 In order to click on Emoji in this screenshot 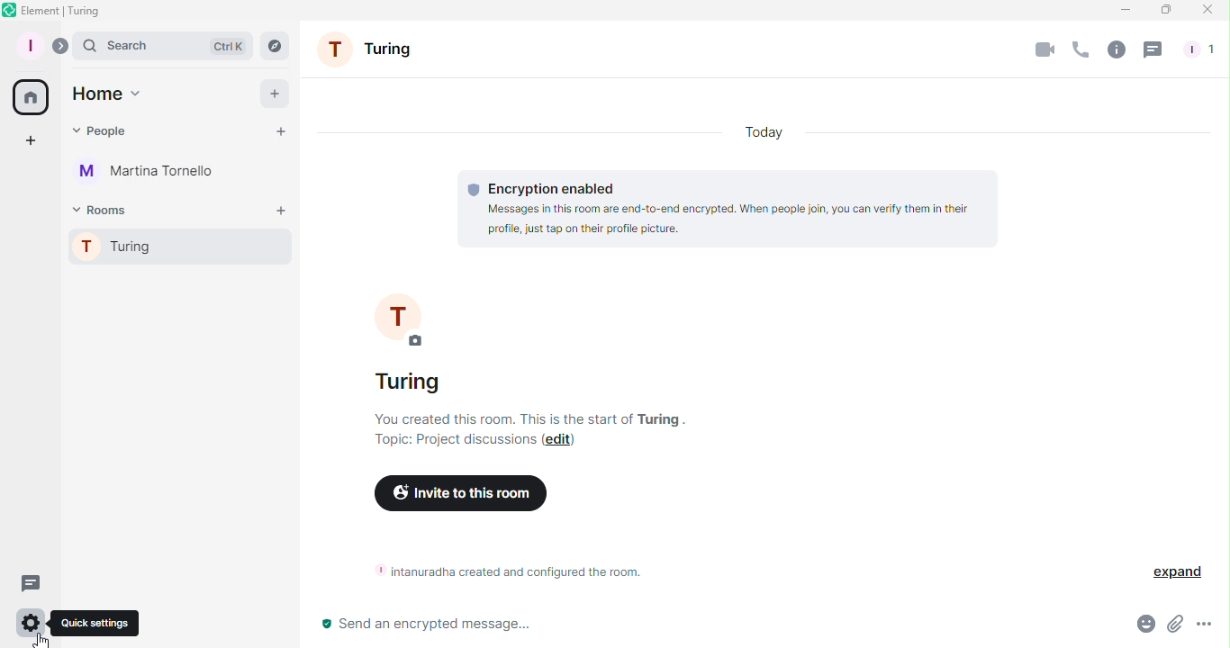, I will do `click(1142, 626)`.